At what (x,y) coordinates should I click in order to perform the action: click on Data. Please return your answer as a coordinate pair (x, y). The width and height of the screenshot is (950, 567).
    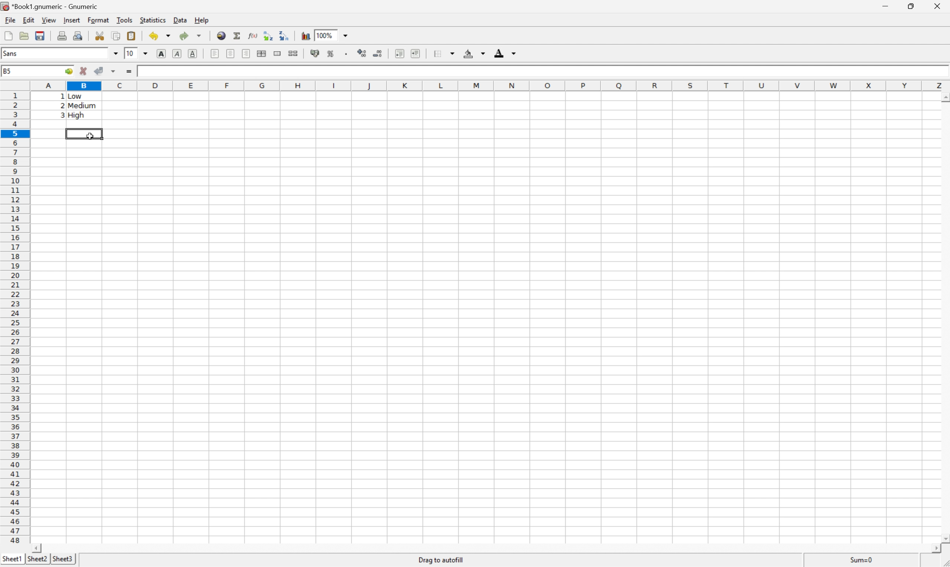
    Looking at the image, I should click on (180, 20).